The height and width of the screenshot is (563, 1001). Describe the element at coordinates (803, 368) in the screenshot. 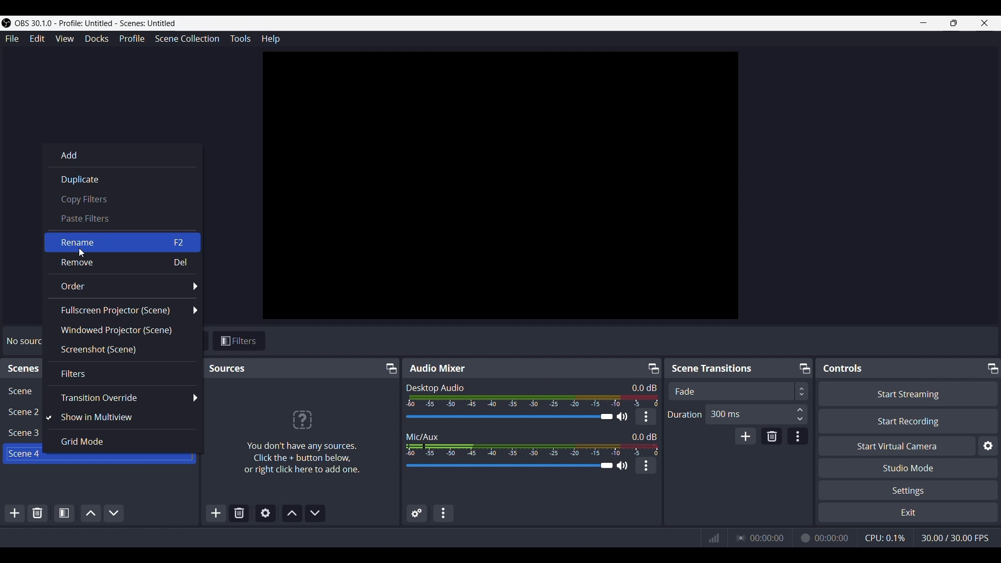

I see ` Undock/Pop-out icon` at that location.